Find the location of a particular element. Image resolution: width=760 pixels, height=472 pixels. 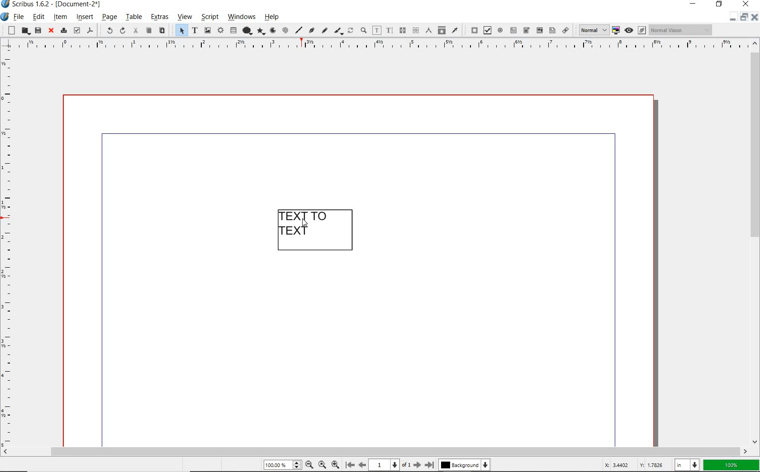

preview mode is located at coordinates (636, 30).